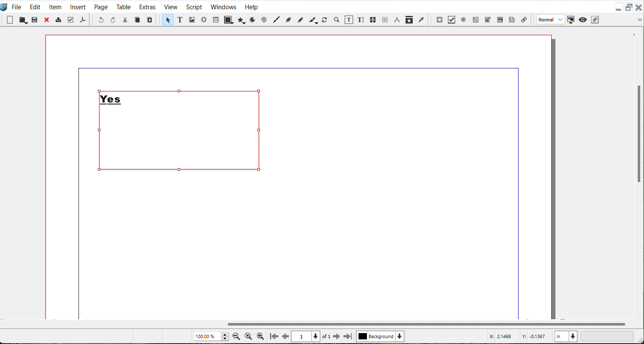  Describe the element at coordinates (361, 19) in the screenshot. I see `Edit text` at that location.